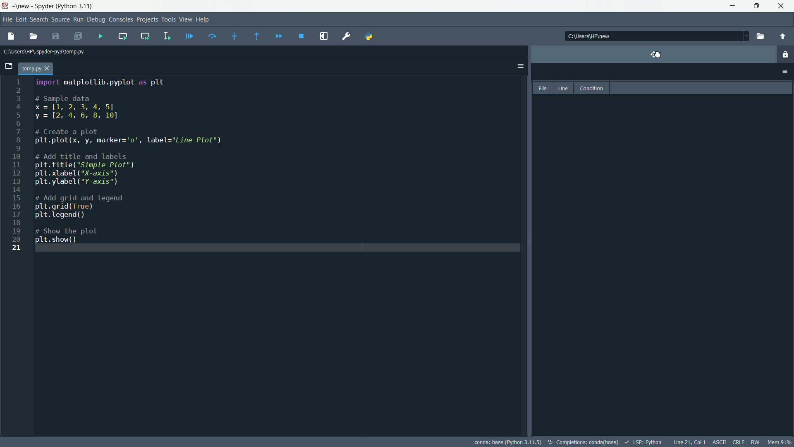 The width and height of the screenshot is (794, 447). What do you see at coordinates (325, 36) in the screenshot?
I see `maximize current pane` at bounding box center [325, 36].